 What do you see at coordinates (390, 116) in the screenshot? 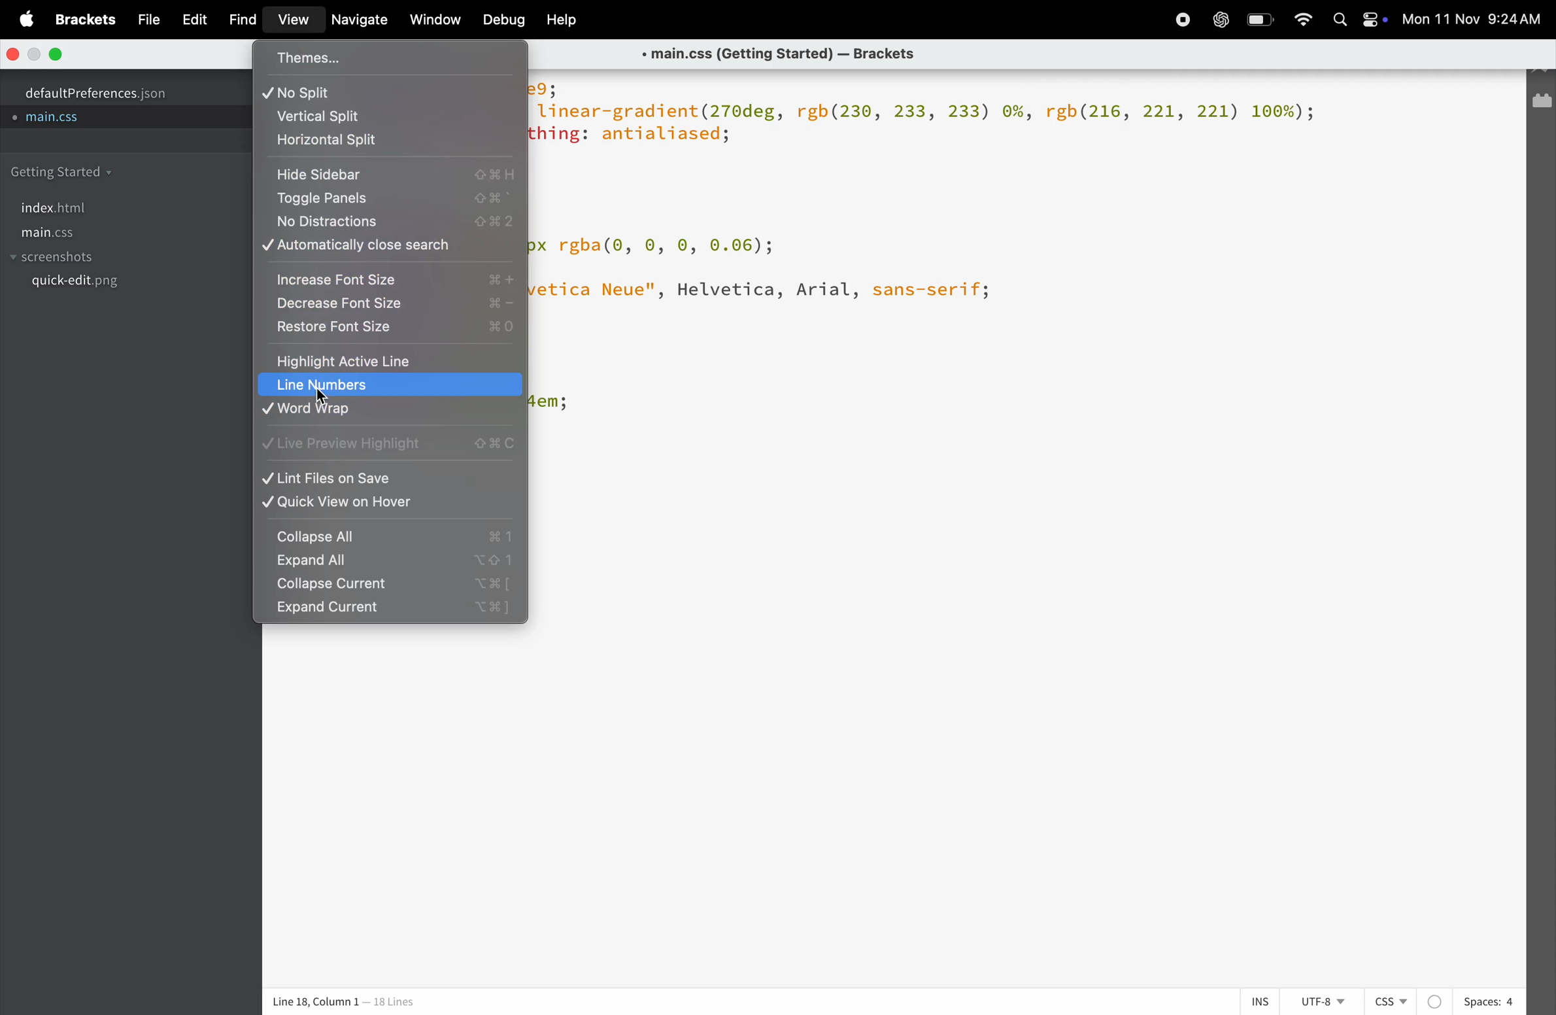
I see `vertical` at bounding box center [390, 116].